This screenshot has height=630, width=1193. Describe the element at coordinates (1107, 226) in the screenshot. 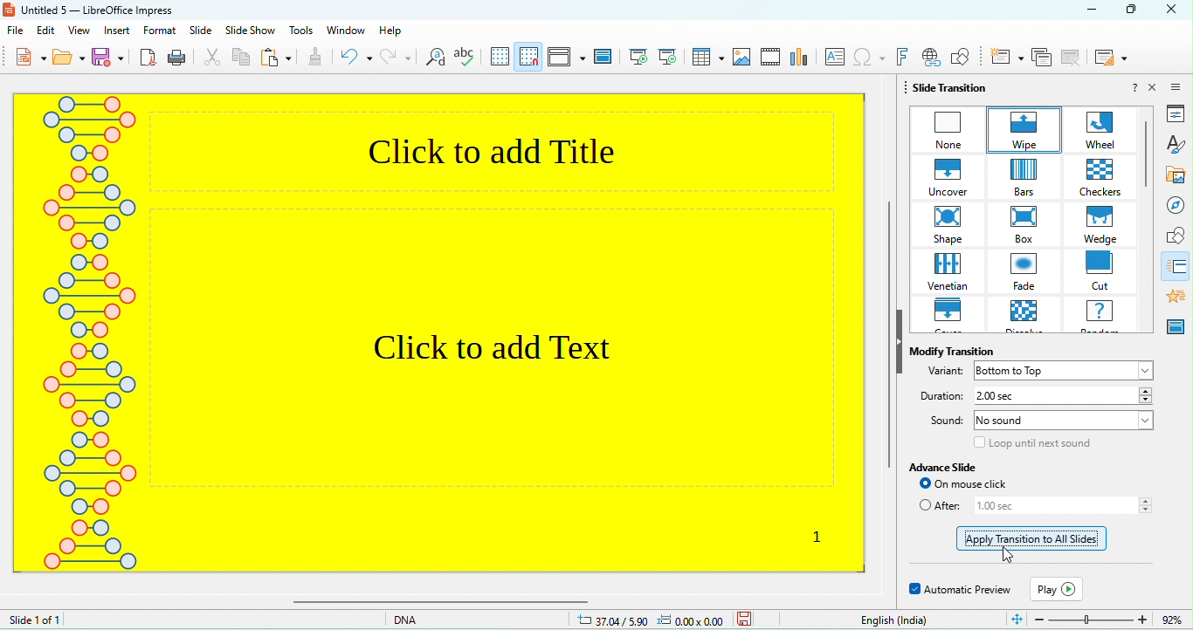

I see `wedge` at that location.